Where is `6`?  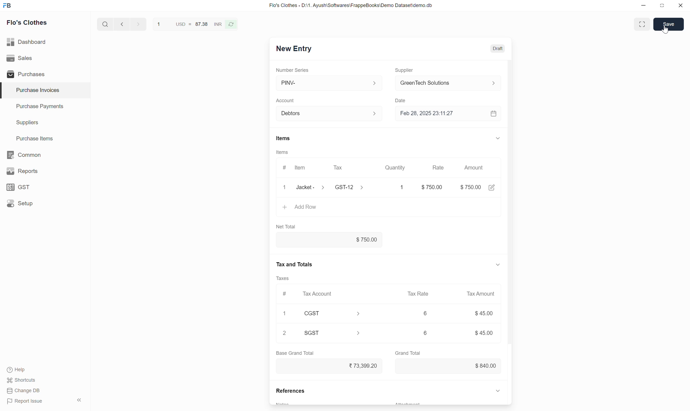 6 is located at coordinates (425, 313).